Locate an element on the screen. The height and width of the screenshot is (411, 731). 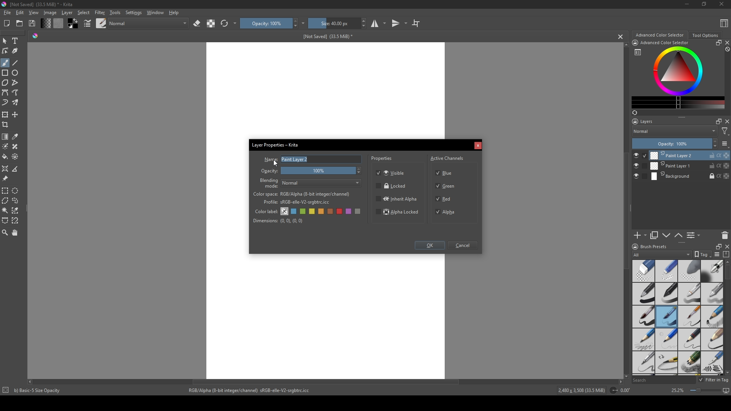
filter is located at coordinates (725, 131).